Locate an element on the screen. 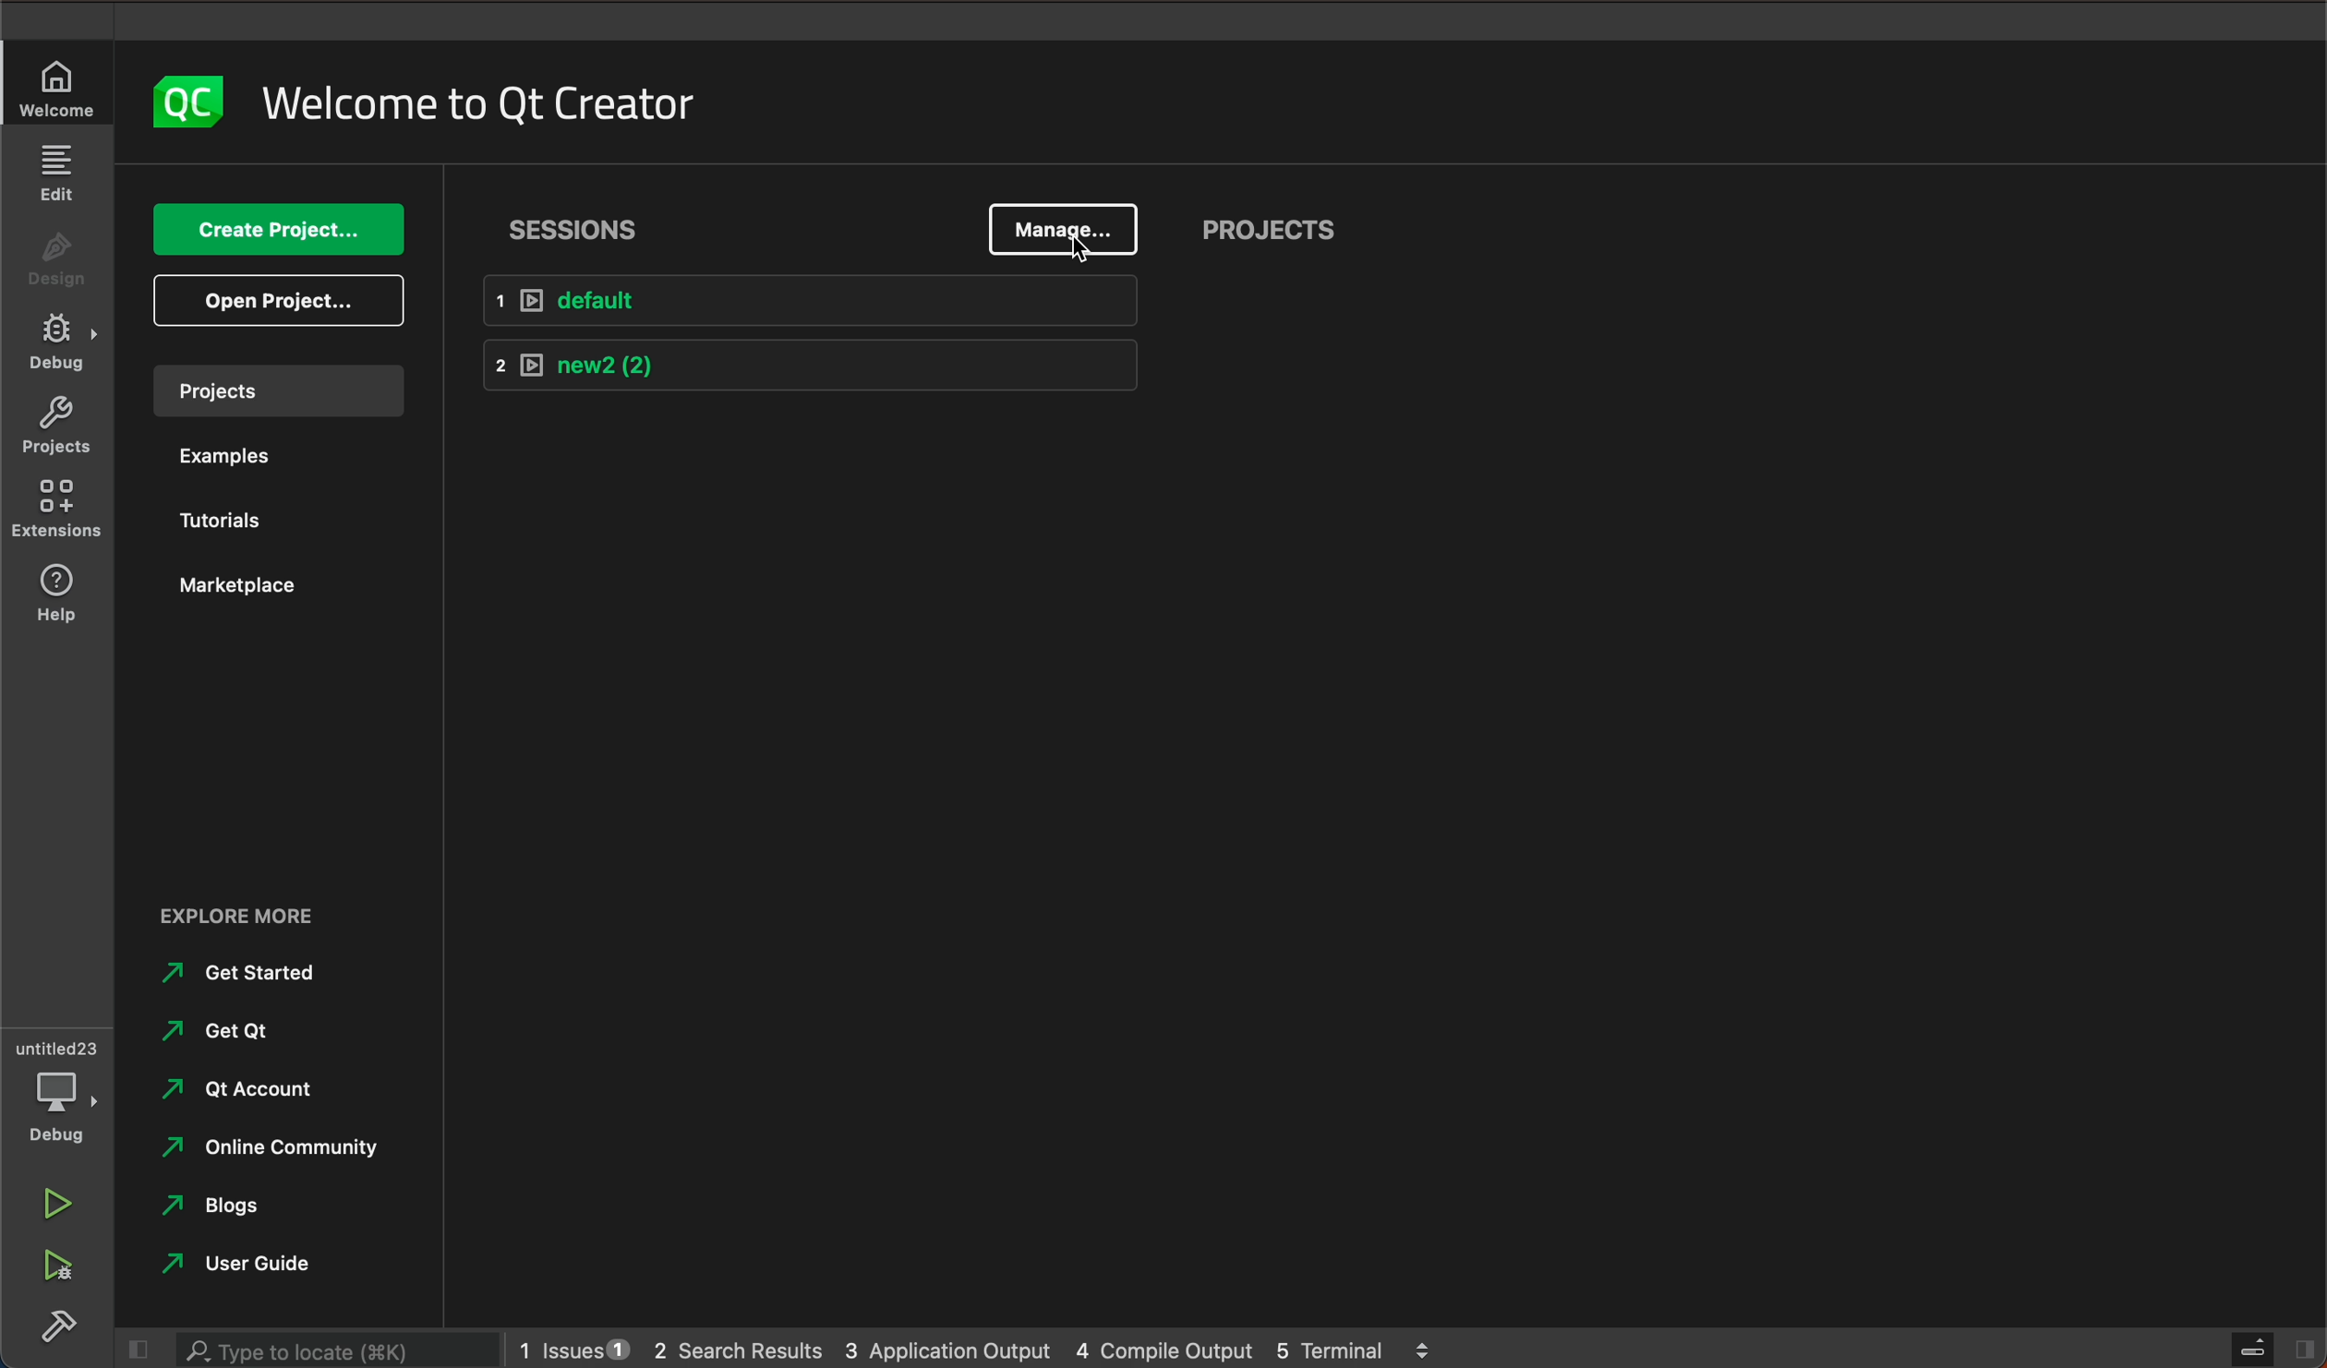 The image size is (2327, 1368). debug is located at coordinates (60, 1089).